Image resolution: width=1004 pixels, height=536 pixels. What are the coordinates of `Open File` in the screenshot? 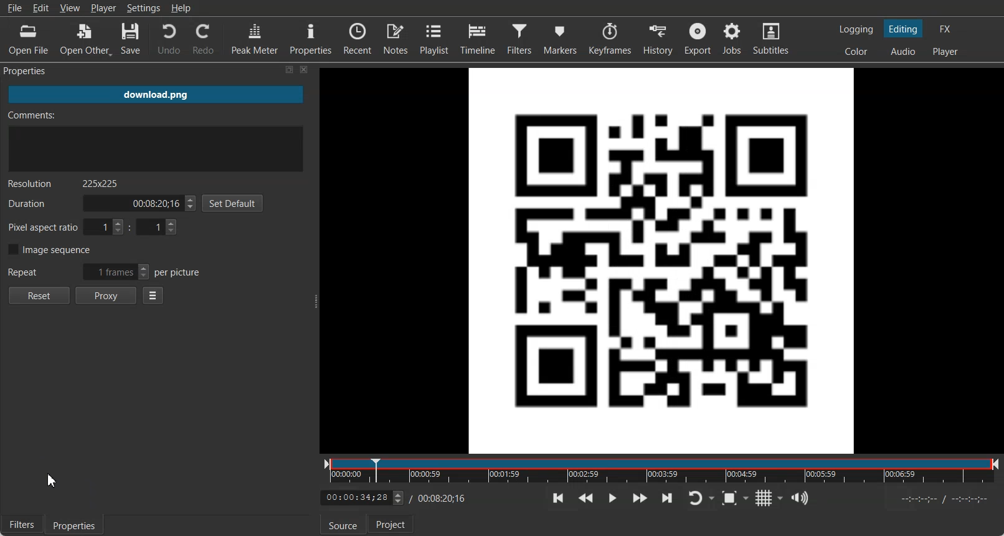 It's located at (28, 38).